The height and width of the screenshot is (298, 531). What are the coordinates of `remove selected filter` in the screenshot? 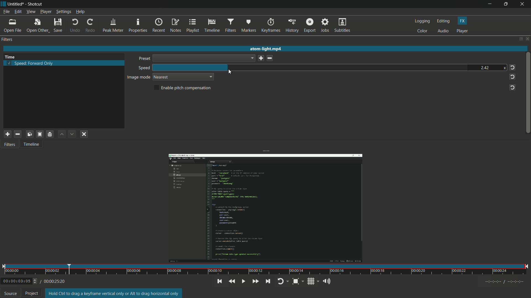 It's located at (17, 134).